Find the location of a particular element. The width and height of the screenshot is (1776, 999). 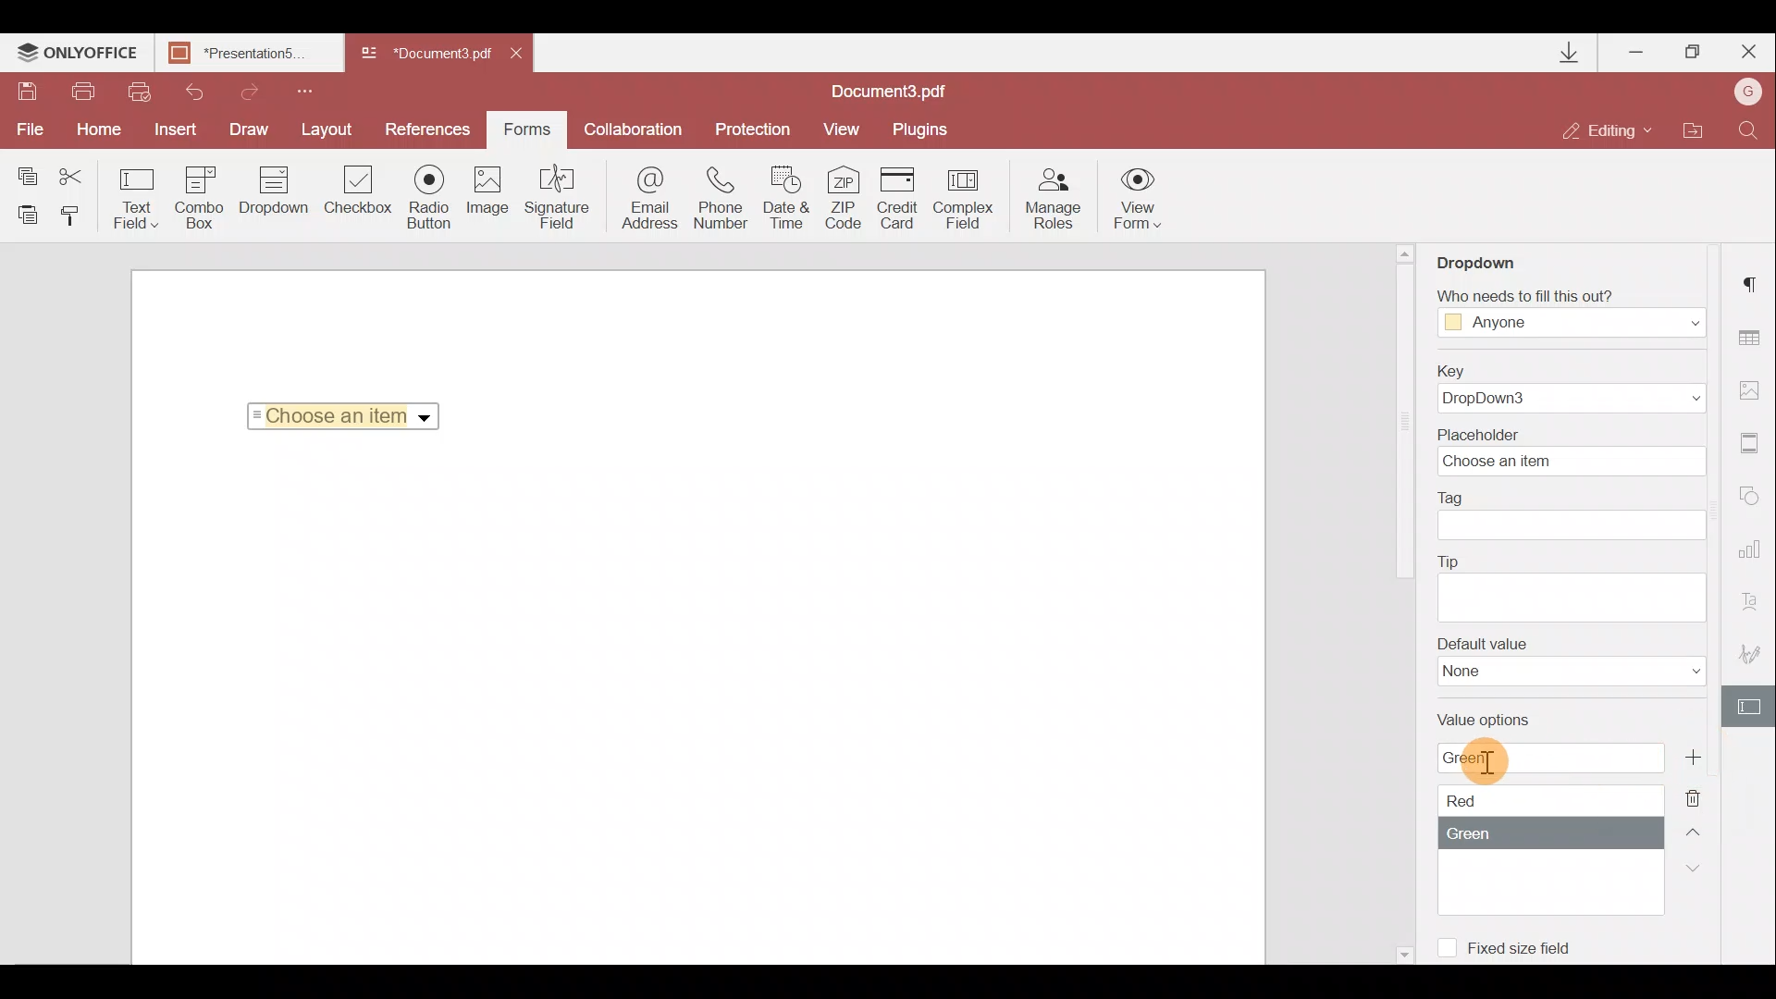

Fill Access is located at coordinates (1567, 314).